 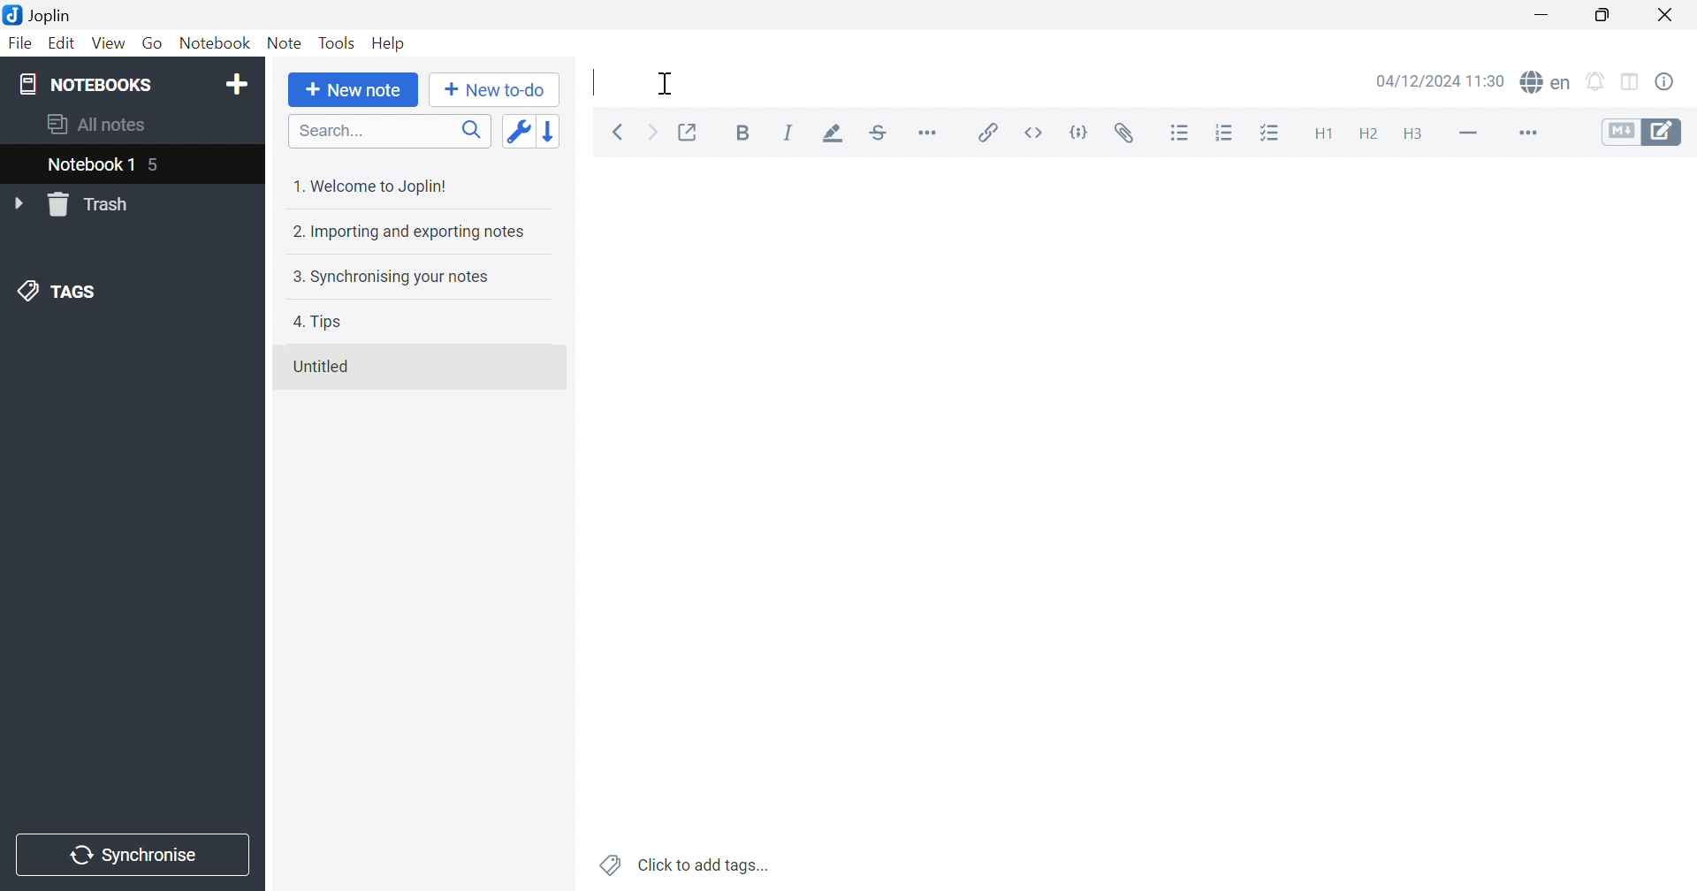 I want to click on Back, so click(x=620, y=132).